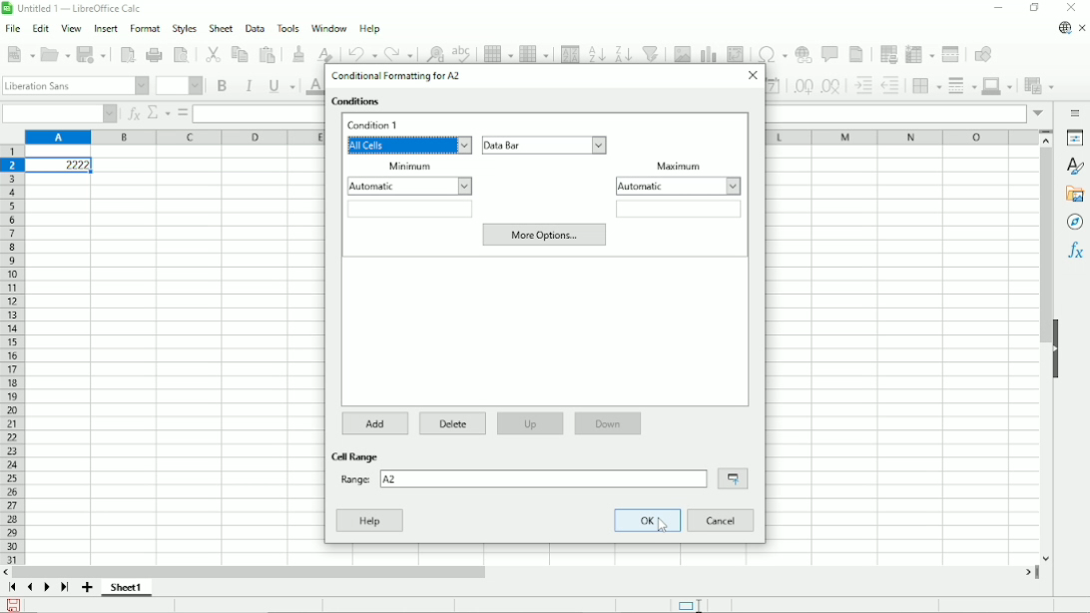  Describe the element at coordinates (803, 86) in the screenshot. I see `Add decimal place` at that location.